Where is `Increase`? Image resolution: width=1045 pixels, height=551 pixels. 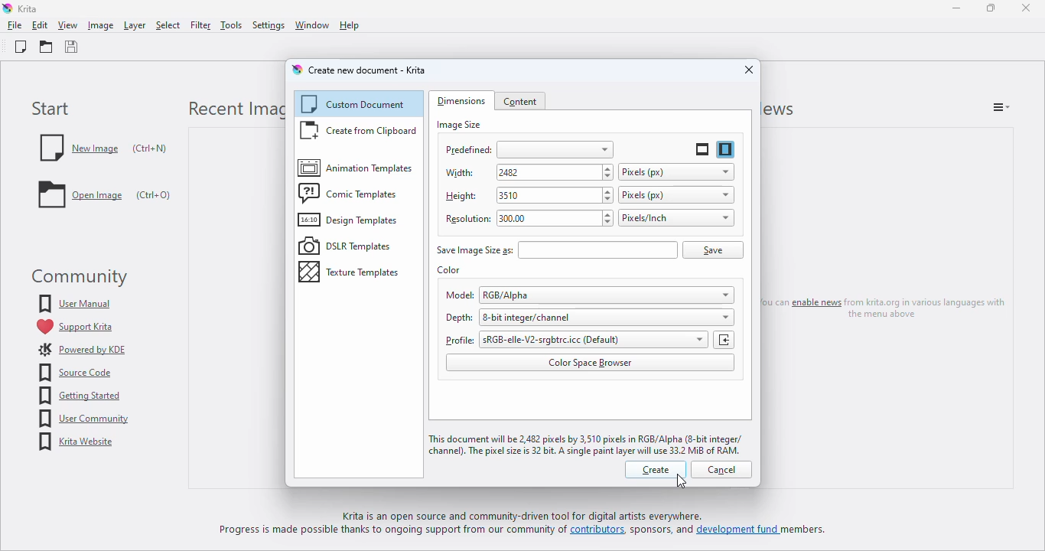
Increase is located at coordinates (610, 167).